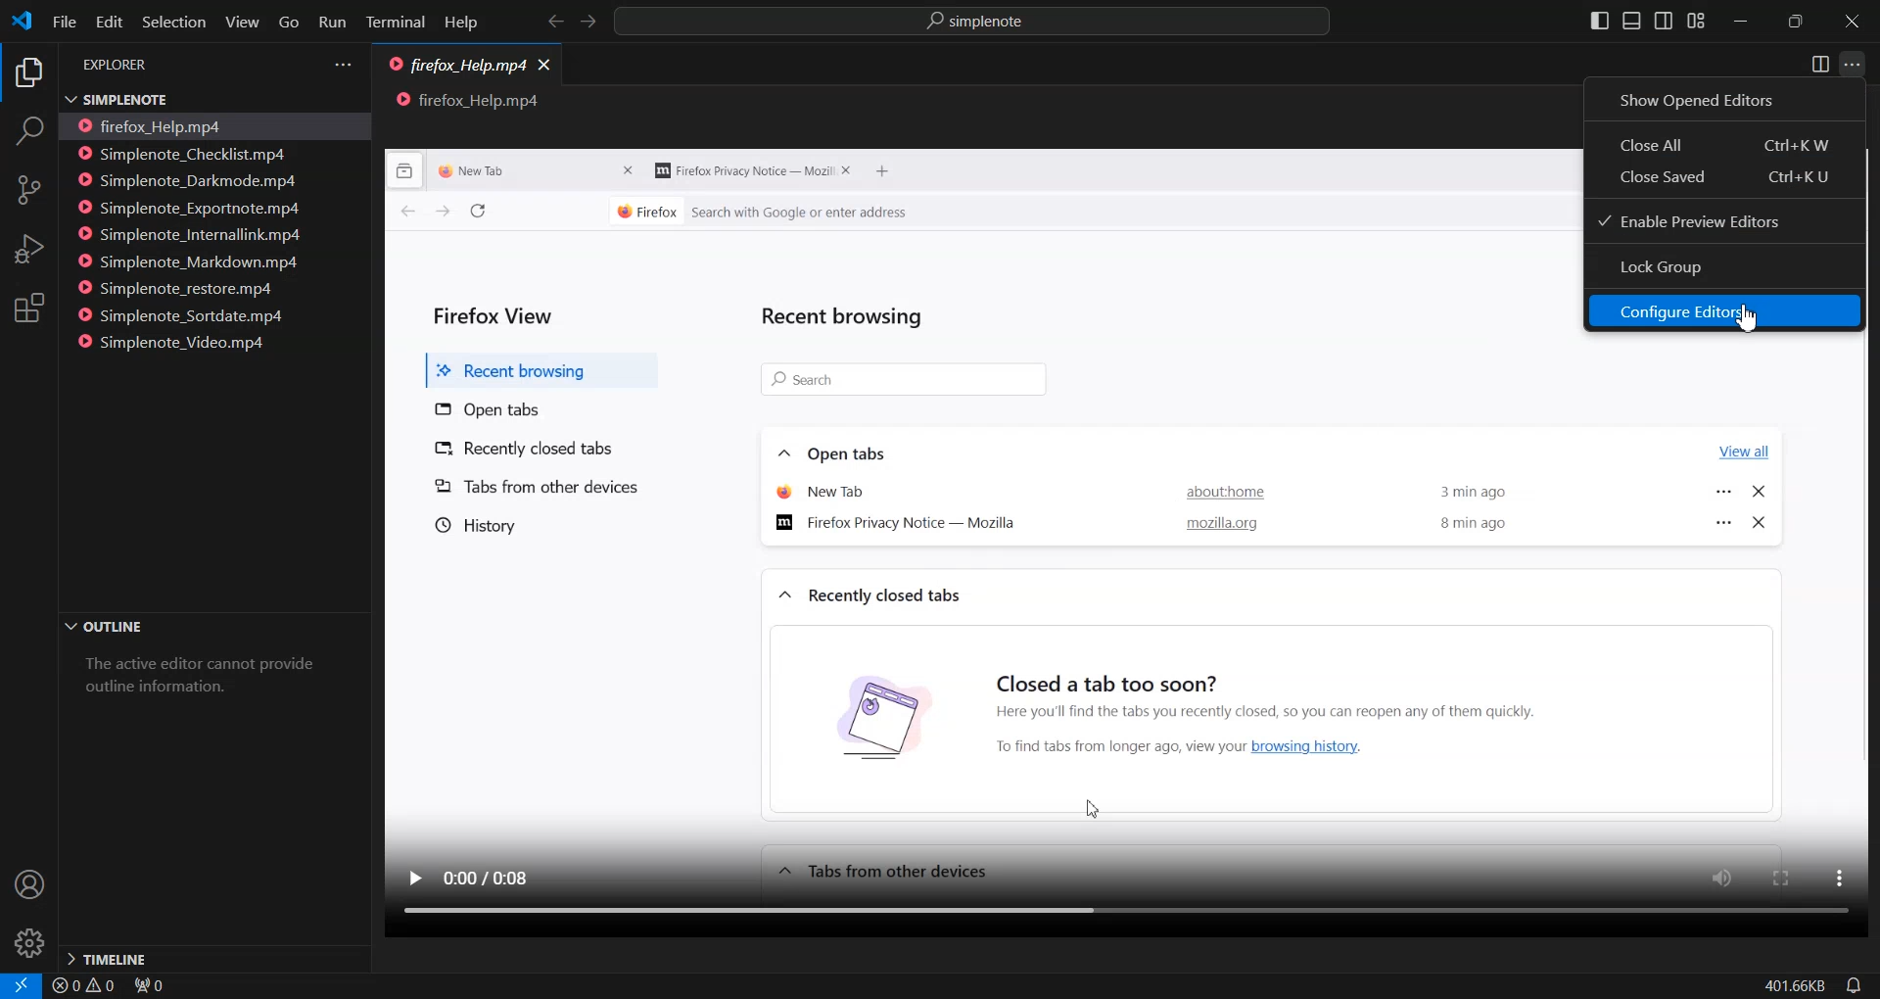 This screenshot has height=999, width=1880. I want to click on Go forward, so click(587, 23).